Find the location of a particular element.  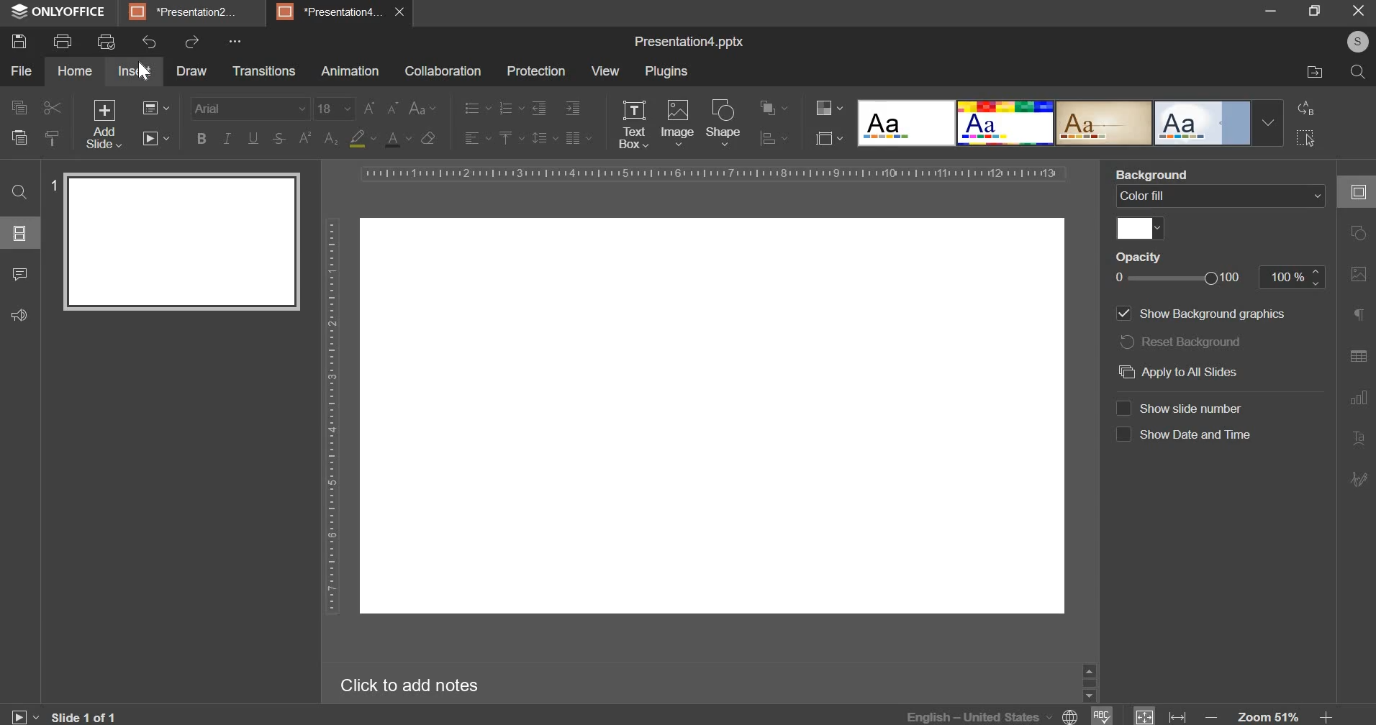

workspace is located at coordinates (713, 415).